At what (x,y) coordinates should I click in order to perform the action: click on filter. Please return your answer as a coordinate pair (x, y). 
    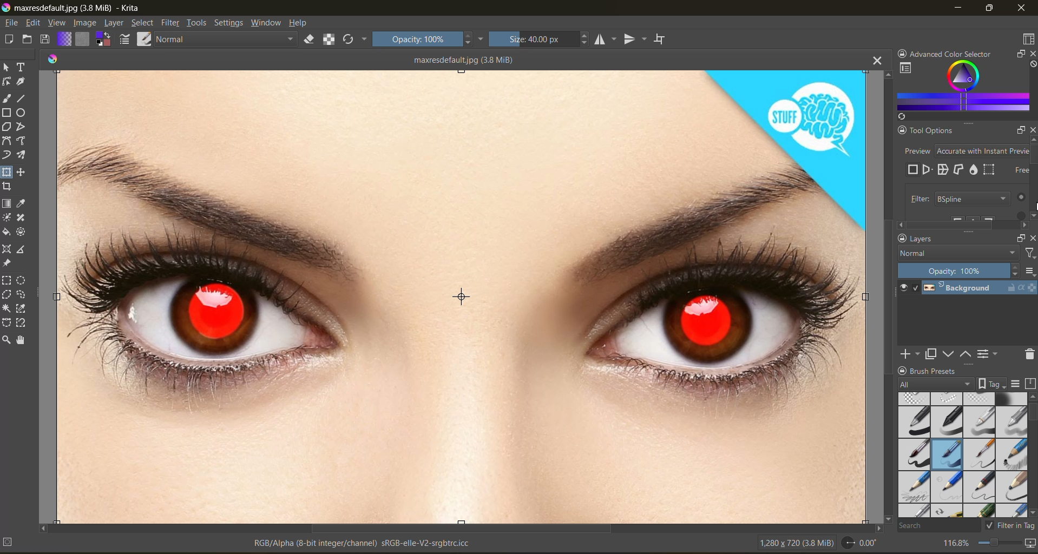
    Looking at the image, I should click on (173, 22).